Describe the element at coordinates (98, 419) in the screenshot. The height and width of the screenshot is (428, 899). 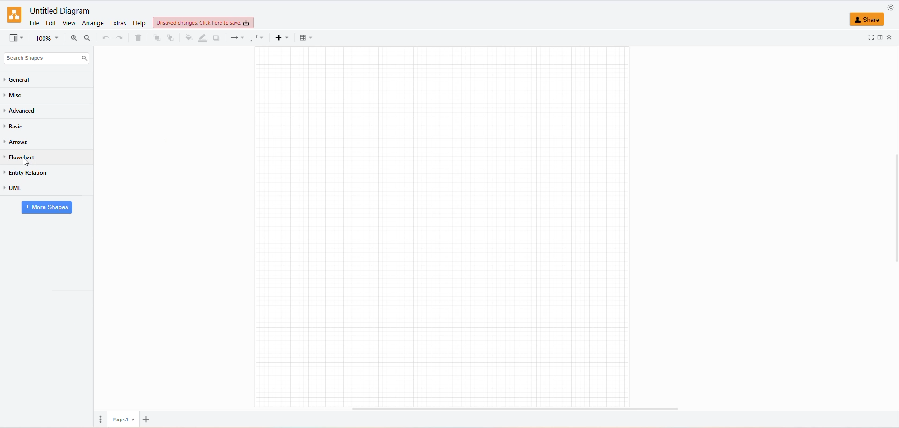
I see `PAGES` at that location.